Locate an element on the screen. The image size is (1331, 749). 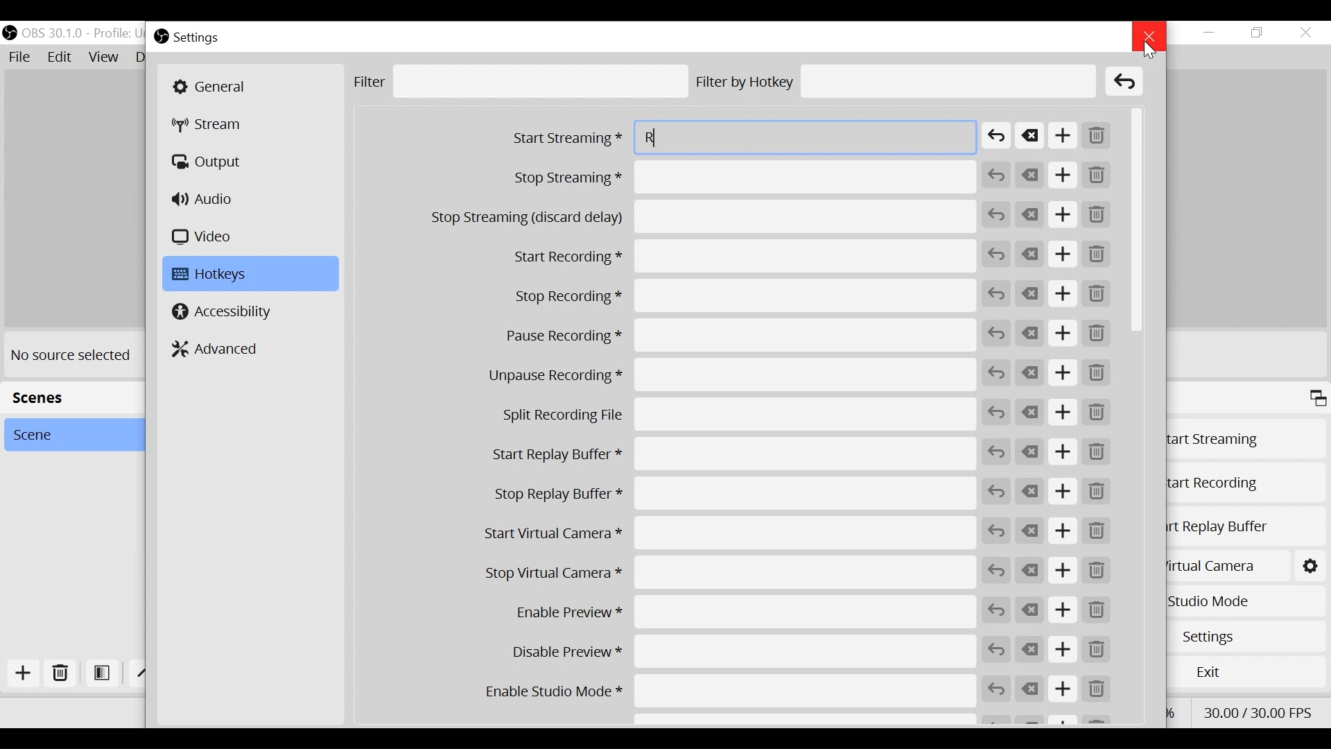
File is located at coordinates (21, 58).